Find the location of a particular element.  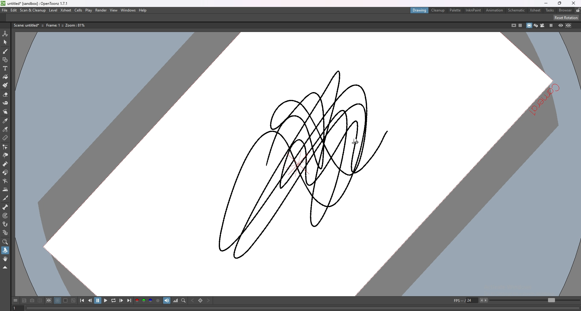

zoom is located at coordinates (5, 242).